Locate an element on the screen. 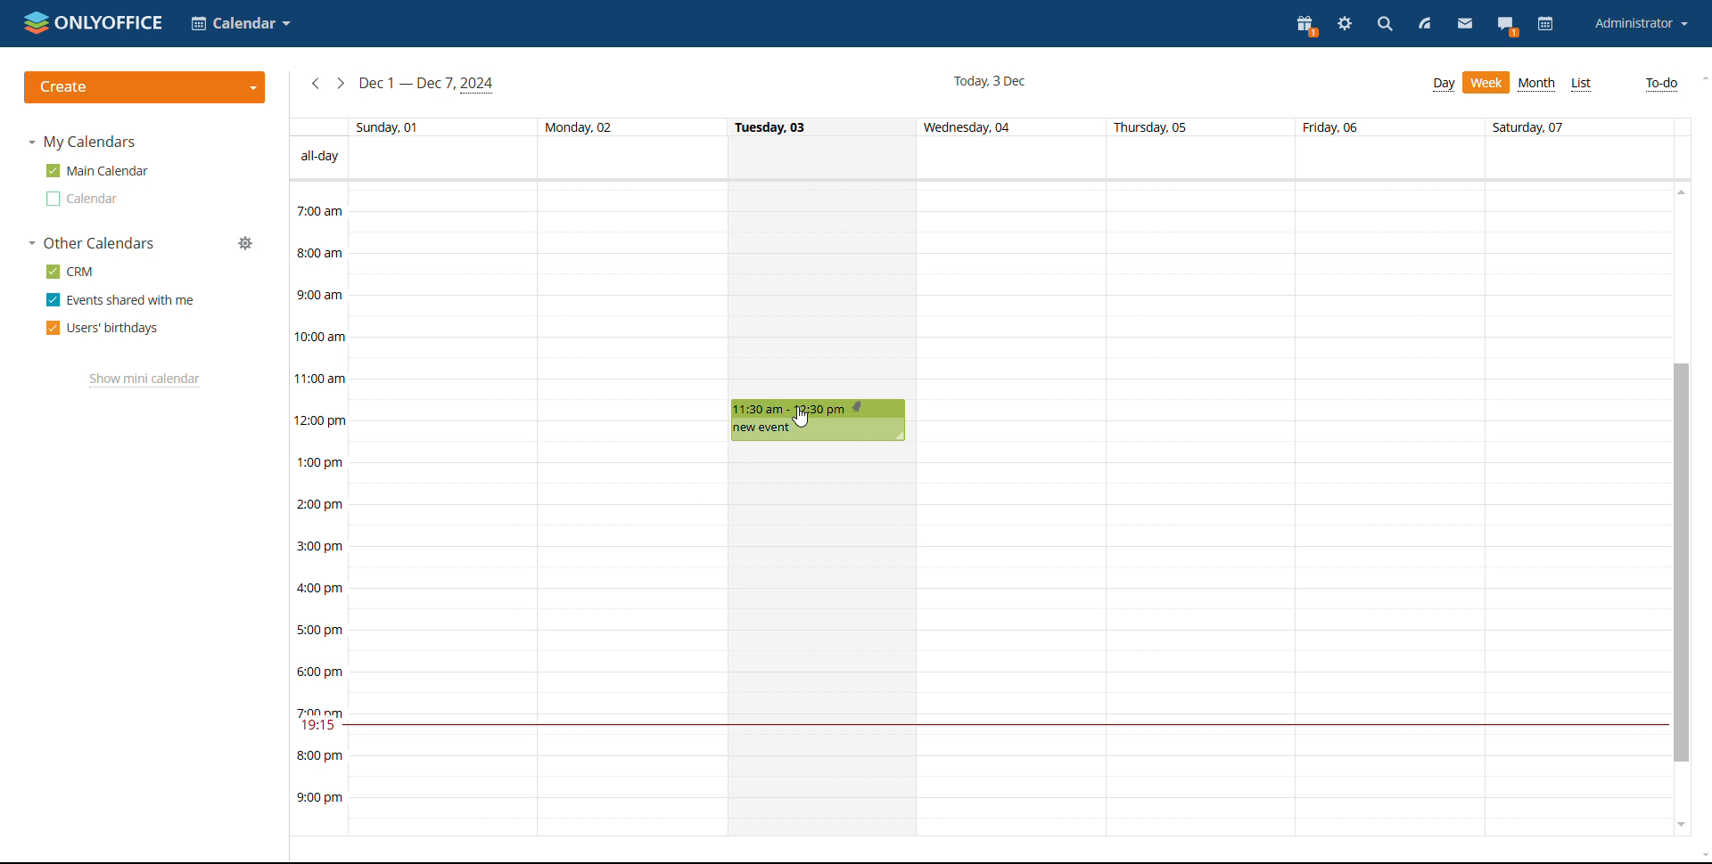 The image size is (1712, 864). scroll up is located at coordinates (1701, 77).